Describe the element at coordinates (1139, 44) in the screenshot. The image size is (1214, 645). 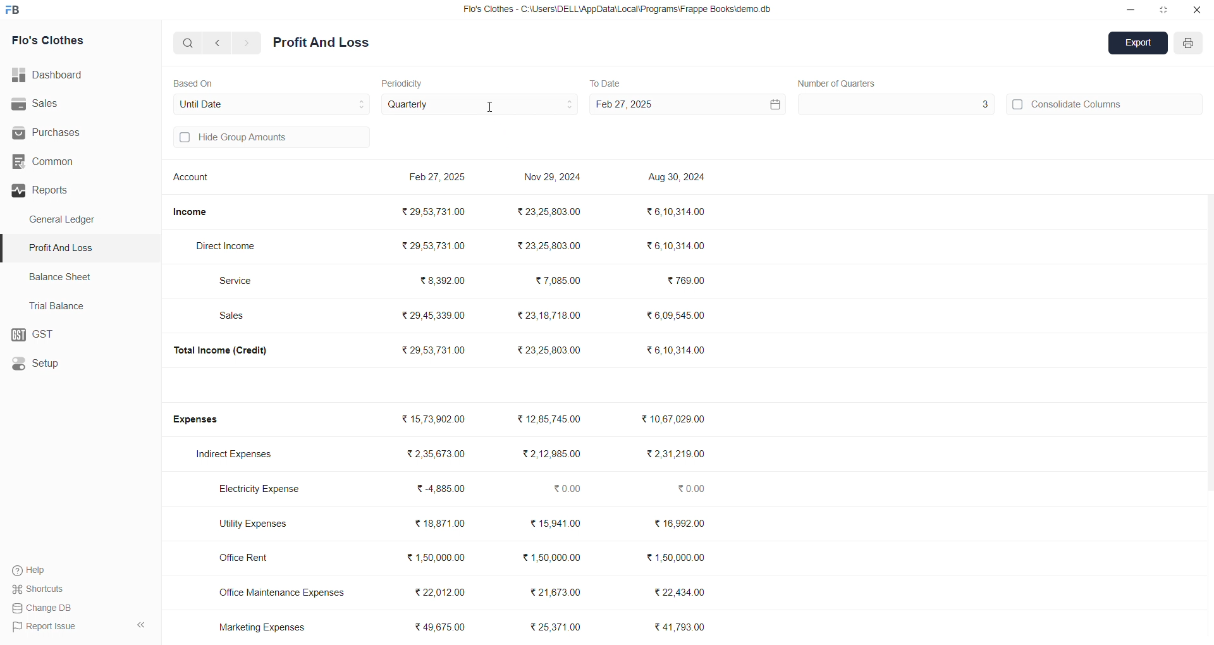
I see `Export` at that location.